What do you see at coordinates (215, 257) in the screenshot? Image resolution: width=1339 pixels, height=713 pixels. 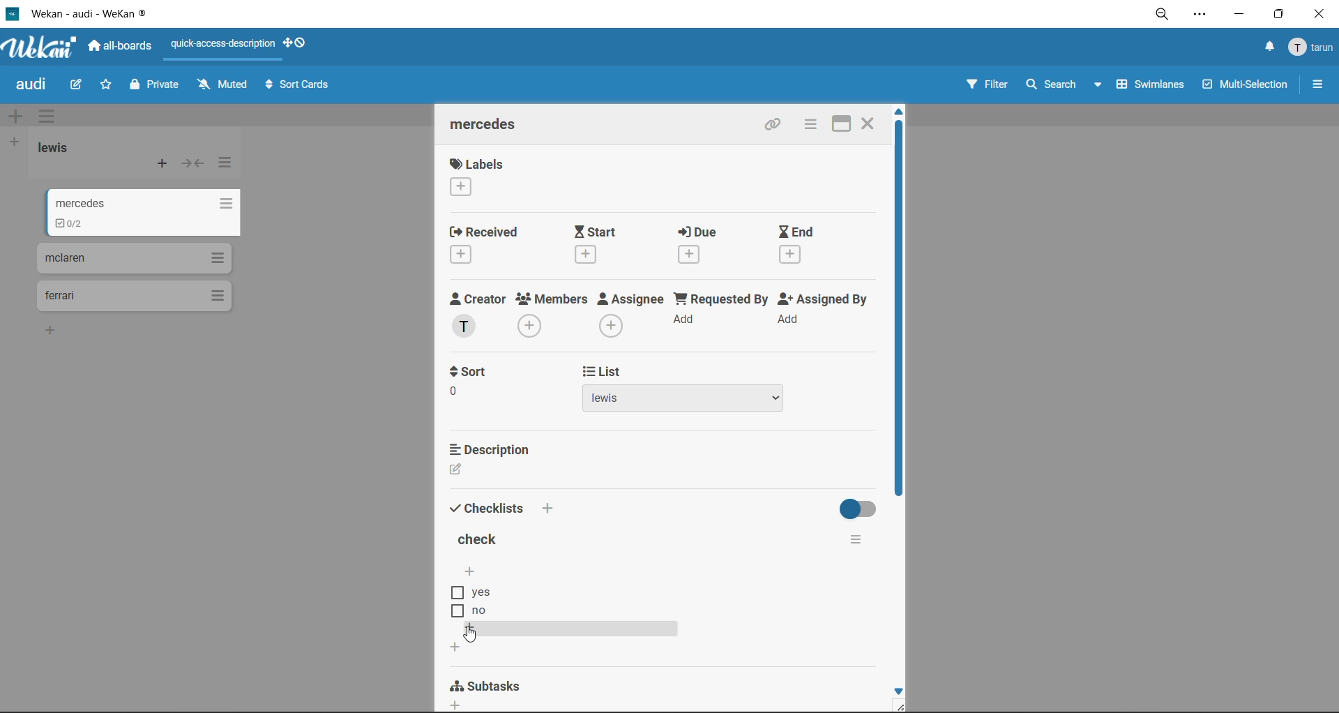 I see `list actions` at bounding box center [215, 257].